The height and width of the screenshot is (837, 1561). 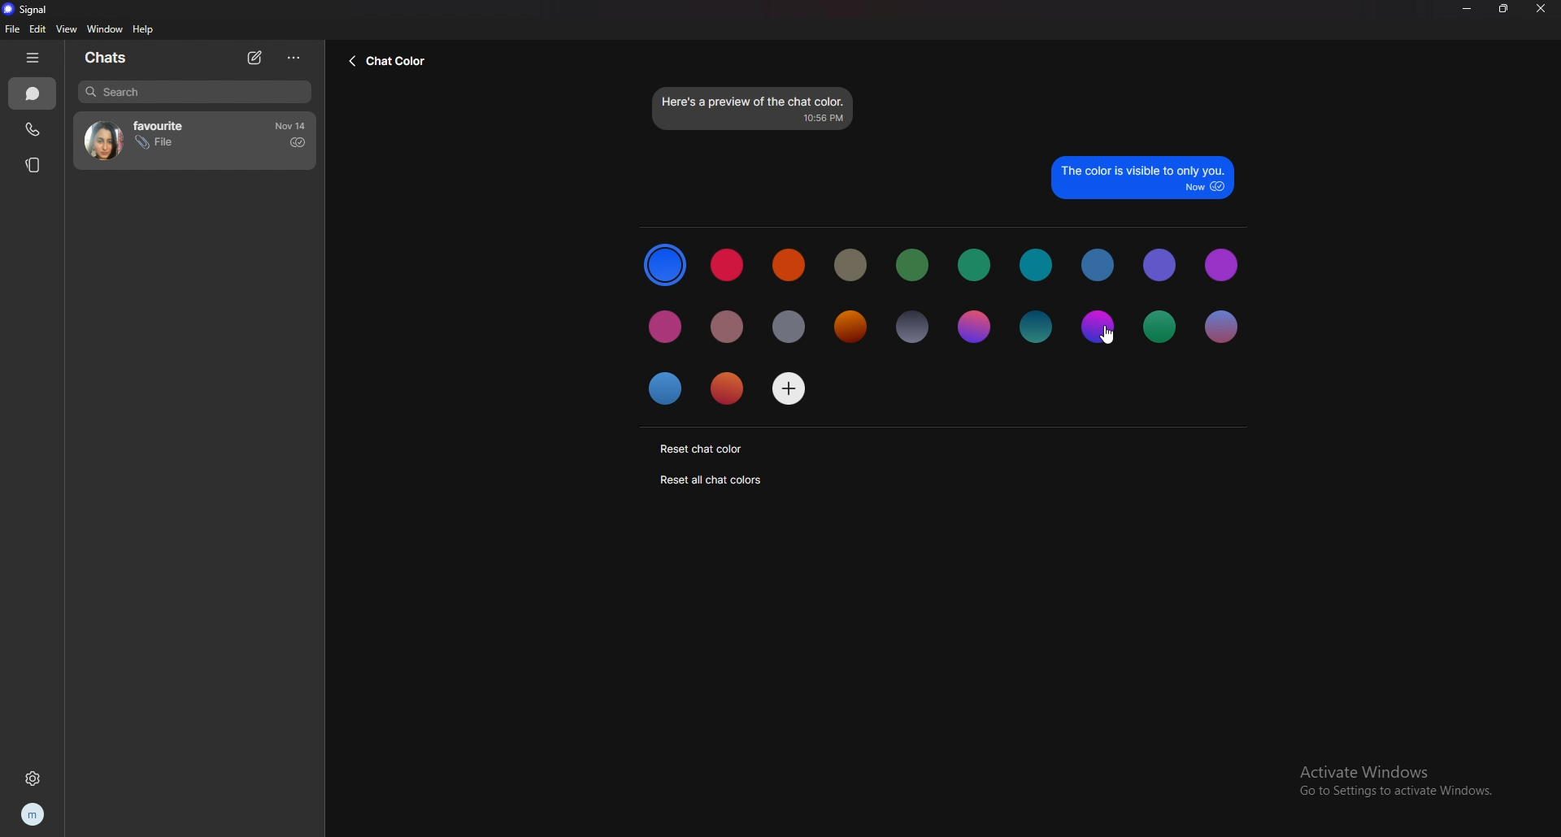 What do you see at coordinates (850, 264) in the screenshot?
I see `color` at bounding box center [850, 264].